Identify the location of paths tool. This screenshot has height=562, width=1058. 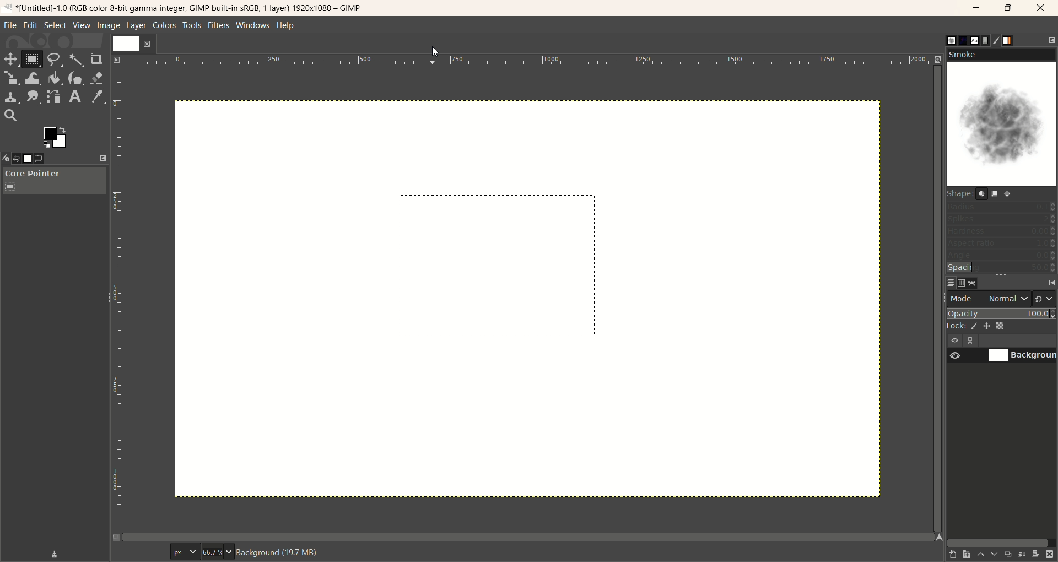
(53, 96).